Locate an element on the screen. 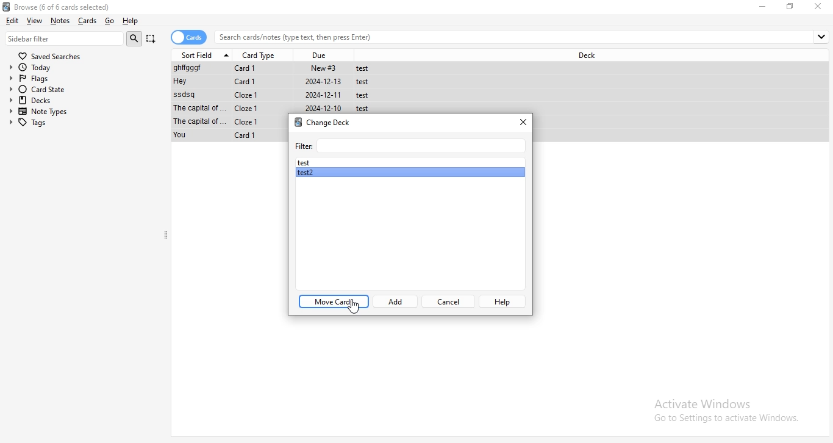 The width and height of the screenshot is (833, 443). tags is located at coordinates (82, 123).